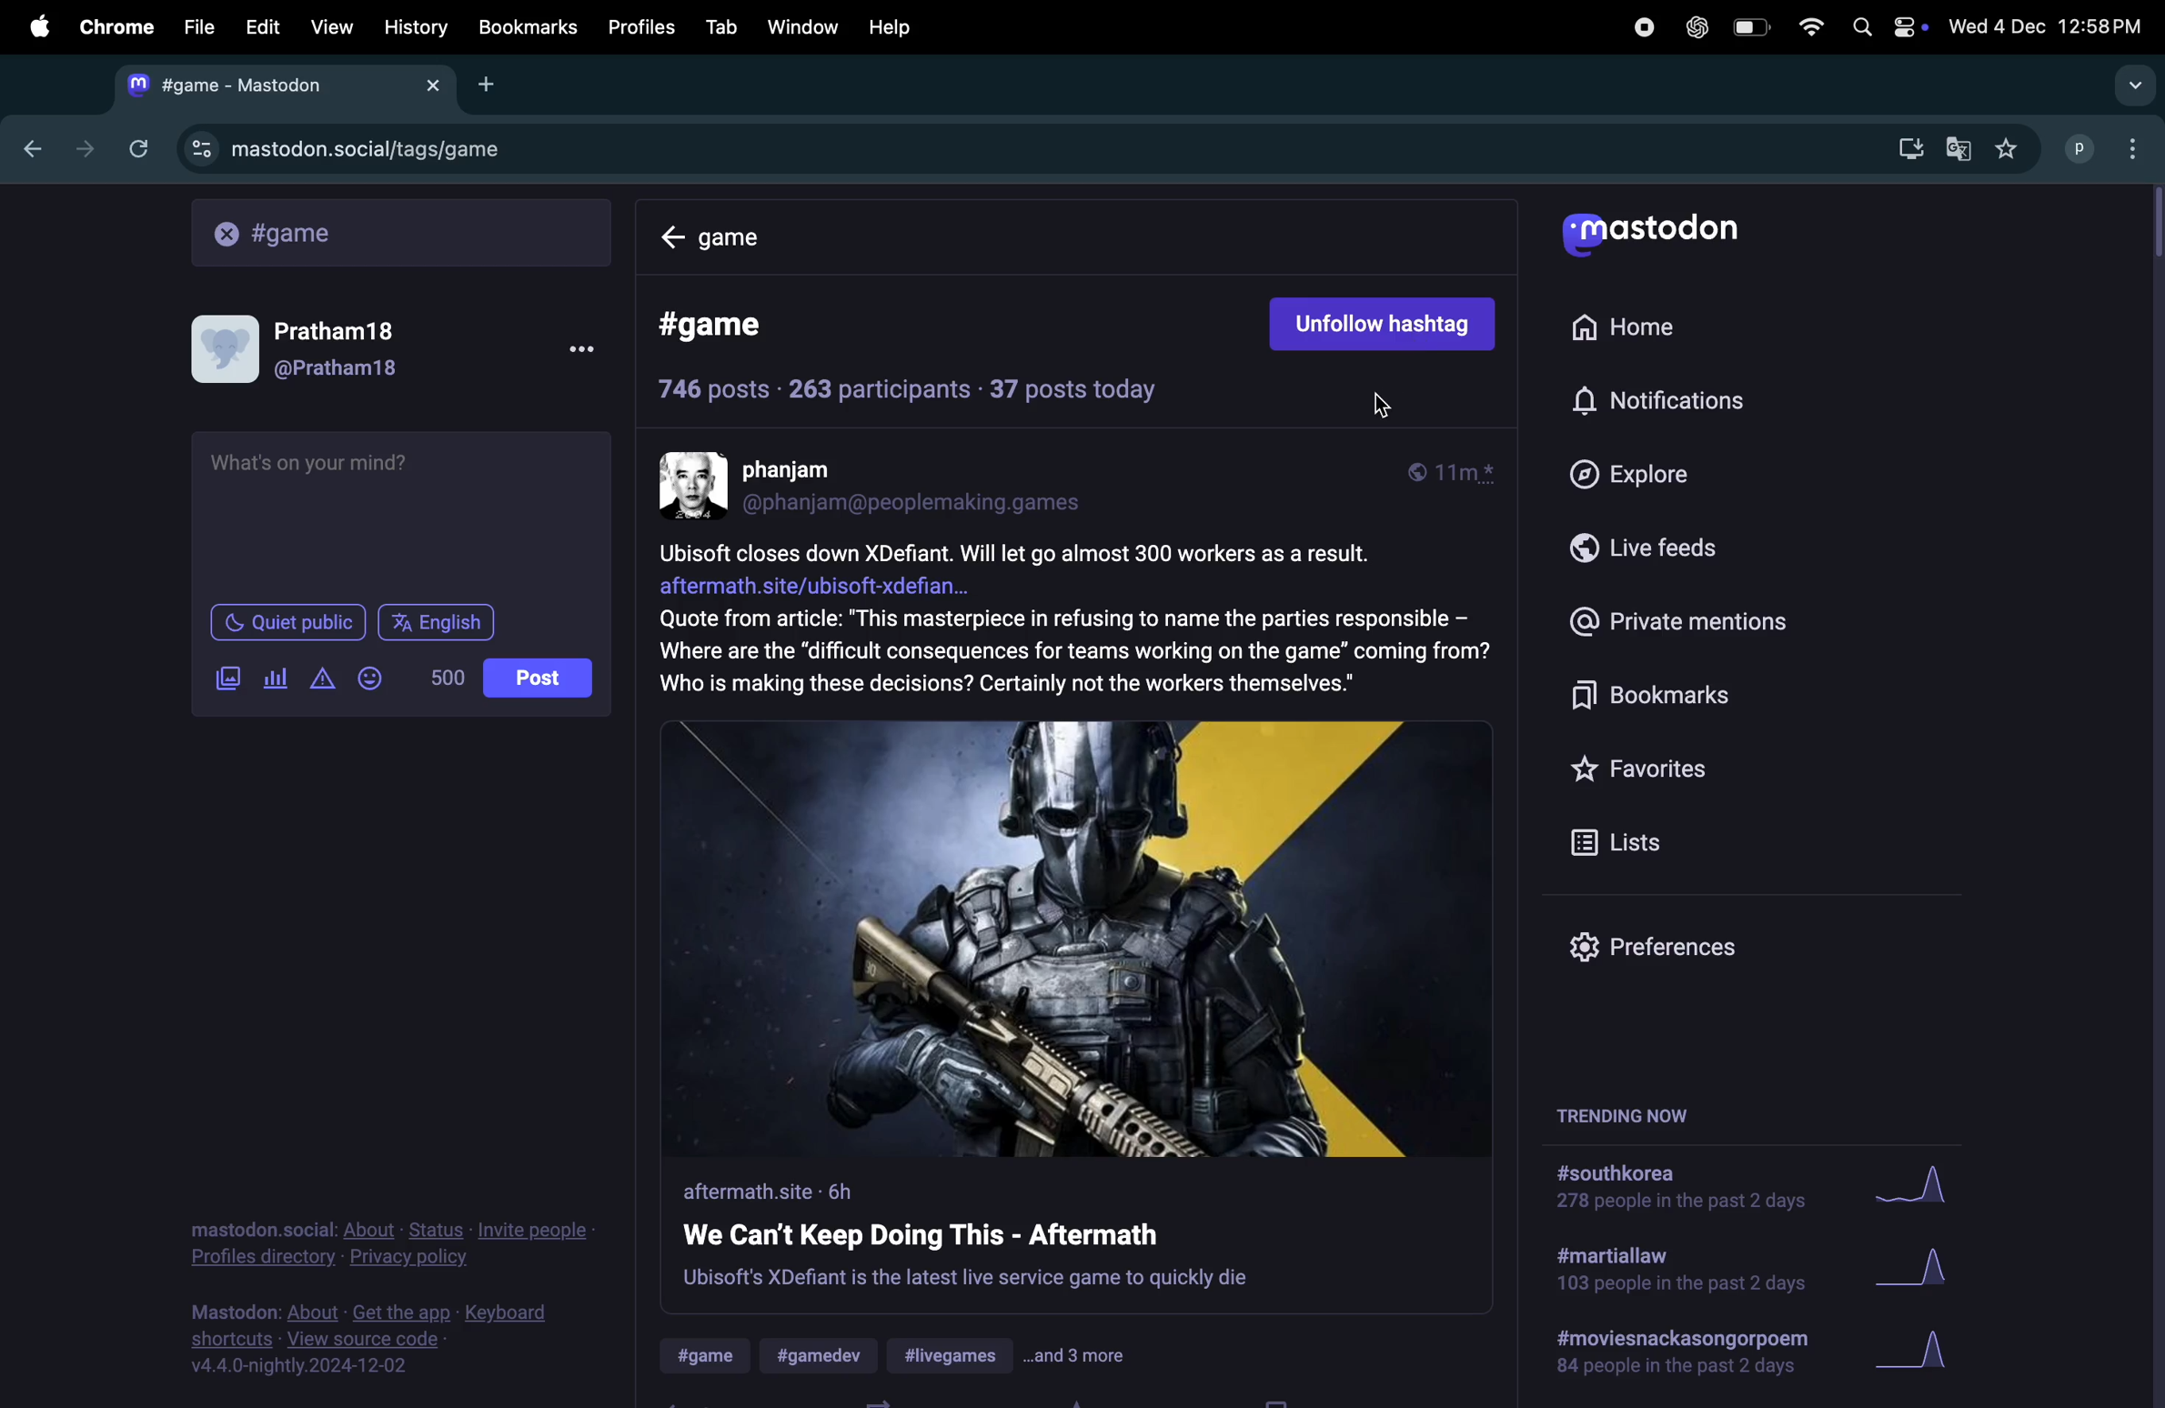  Describe the element at coordinates (277, 679) in the screenshot. I see `add poll` at that location.